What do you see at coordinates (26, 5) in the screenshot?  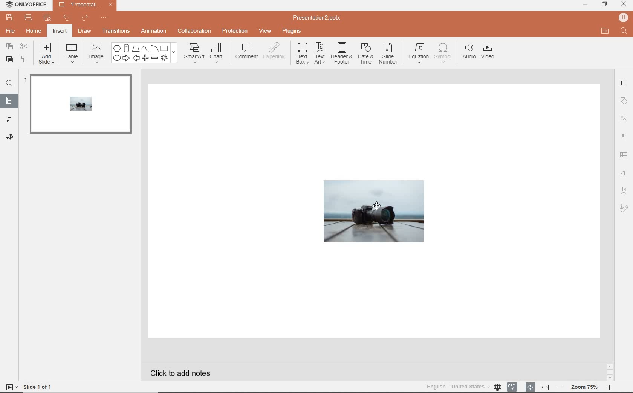 I see `ONLYOFFICE` at bounding box center [26, 5].